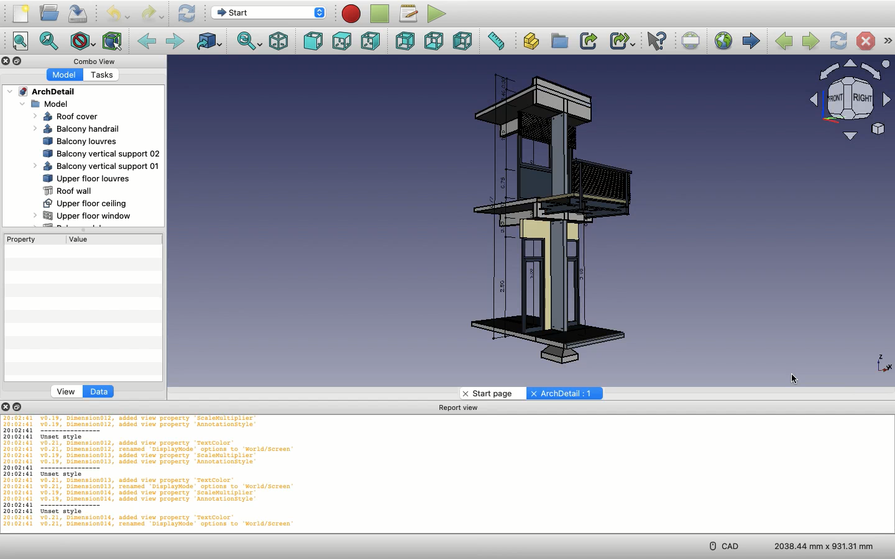 Image resolution: width=895 pixels, height=559 pixels. Describe the element at coordinates (546, 217) in the screenshot. I see `Model` at that location.